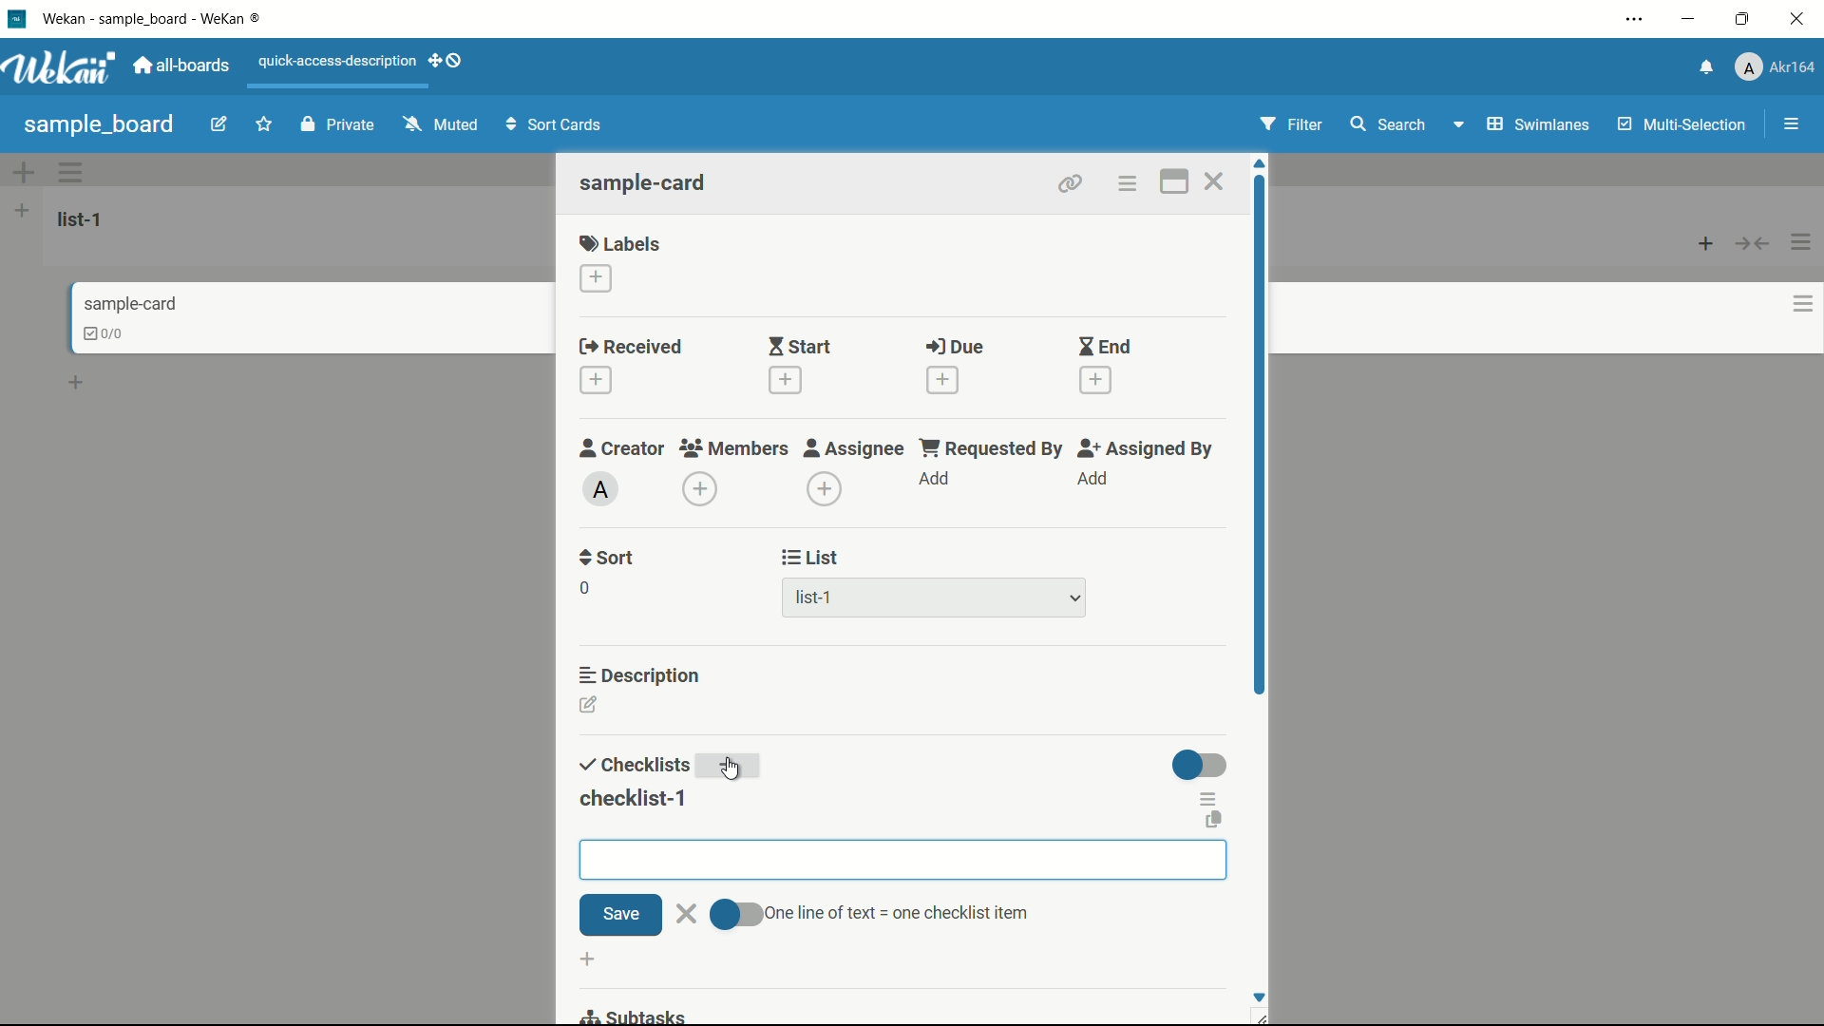 The image size is (1824, 1026). I want to click on assigned by, so click(1148, 448).